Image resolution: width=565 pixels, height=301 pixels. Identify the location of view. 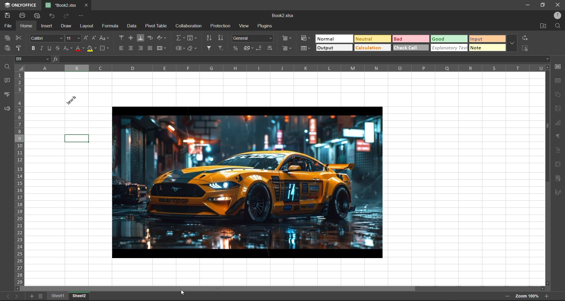
(244, 27).